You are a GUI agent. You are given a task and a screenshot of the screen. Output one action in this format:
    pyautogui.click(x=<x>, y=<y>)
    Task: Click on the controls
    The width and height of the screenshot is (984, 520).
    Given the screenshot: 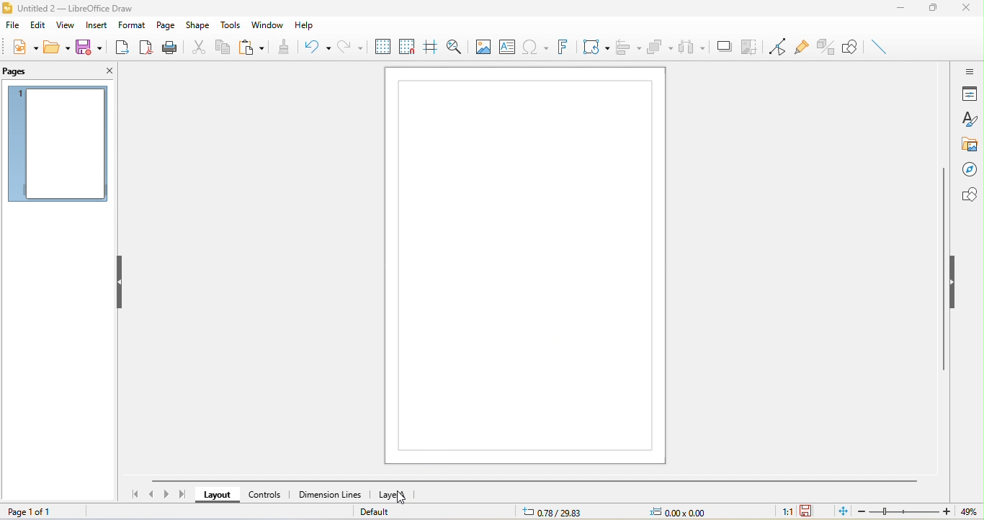 What is the action you would take?
    pyautogui.click(x=269, y=495)
    